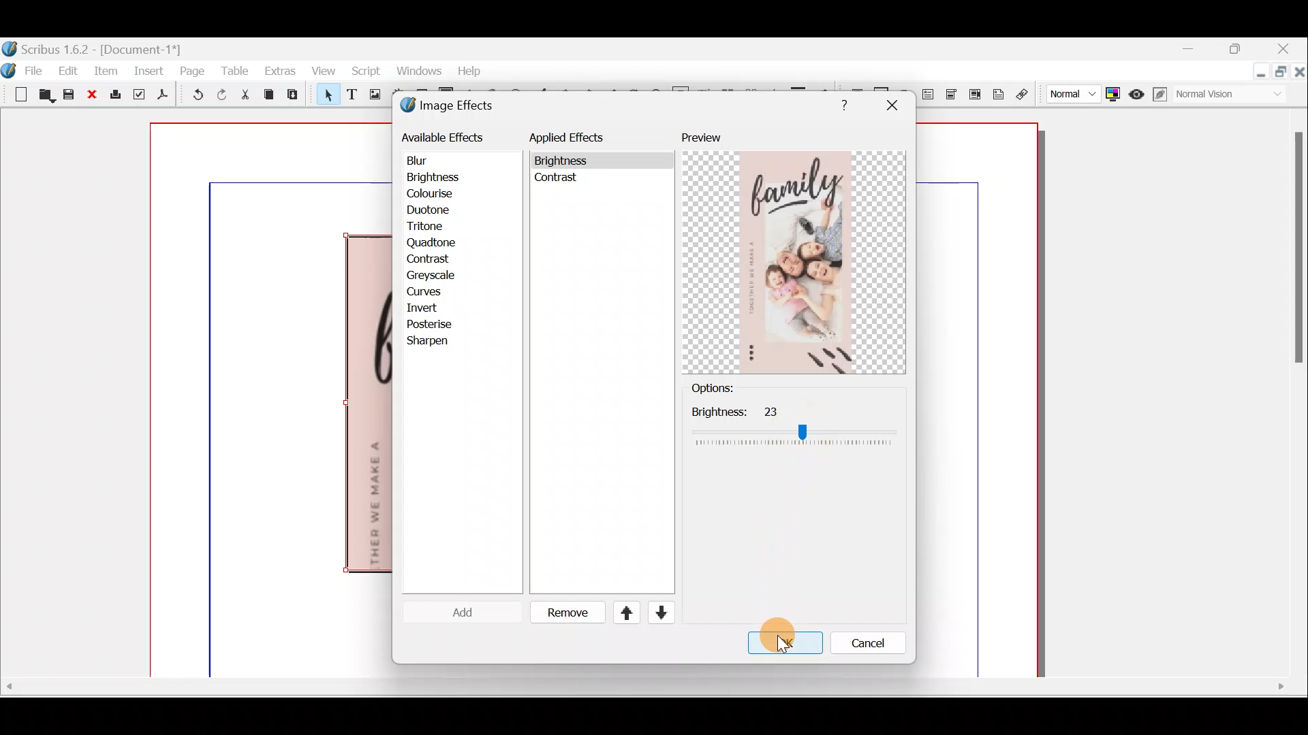 The image size is (1308, 735). What do you see at coordinates (373, 96) in the screenshot?
I see `Image frame` at bounding box center [373, 96].